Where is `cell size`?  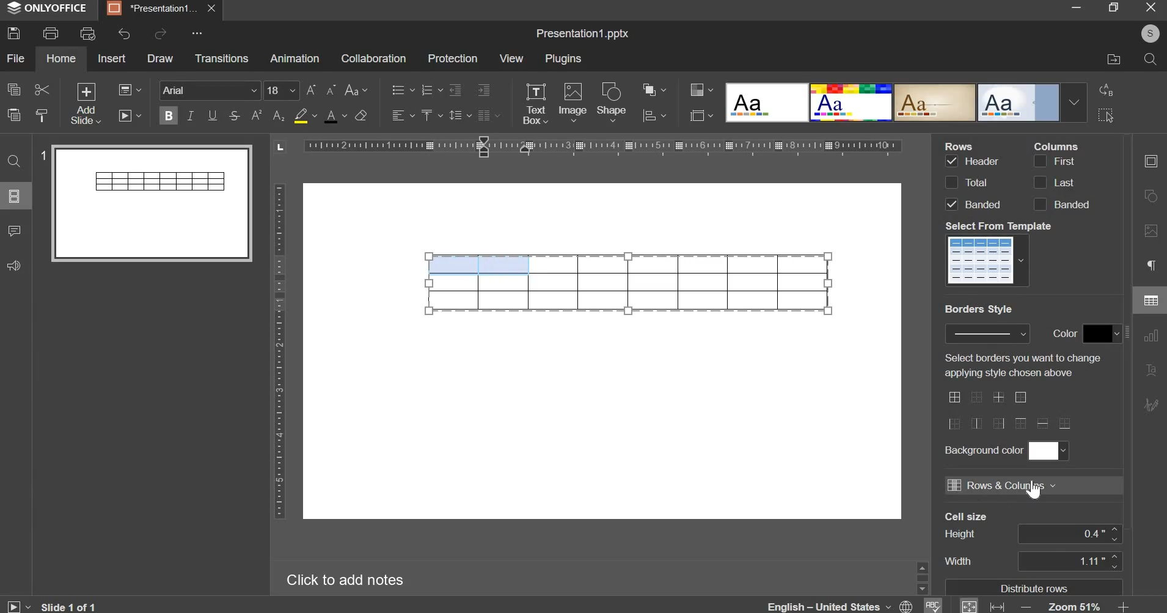
cell size is located at coordinates (1070, 534).